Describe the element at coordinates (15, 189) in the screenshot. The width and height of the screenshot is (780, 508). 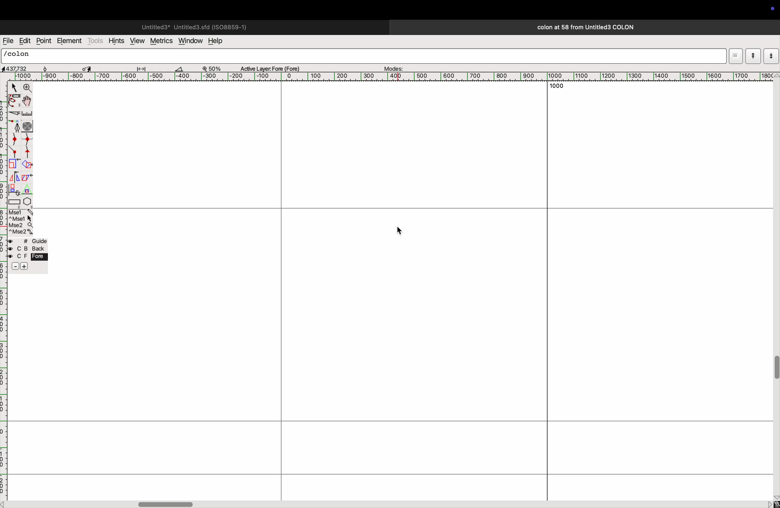
I see `clone` at that location.